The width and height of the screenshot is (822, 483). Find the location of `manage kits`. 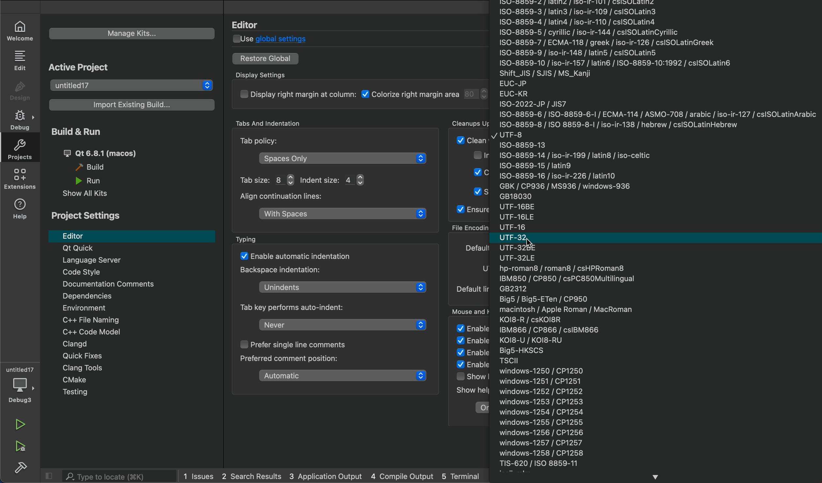

manage kits is located at coordinates (134, 33).